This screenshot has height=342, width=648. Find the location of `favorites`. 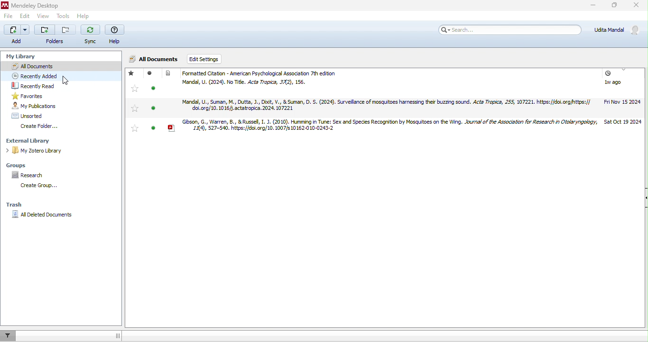

favorites is located at coordinates (131, 73).